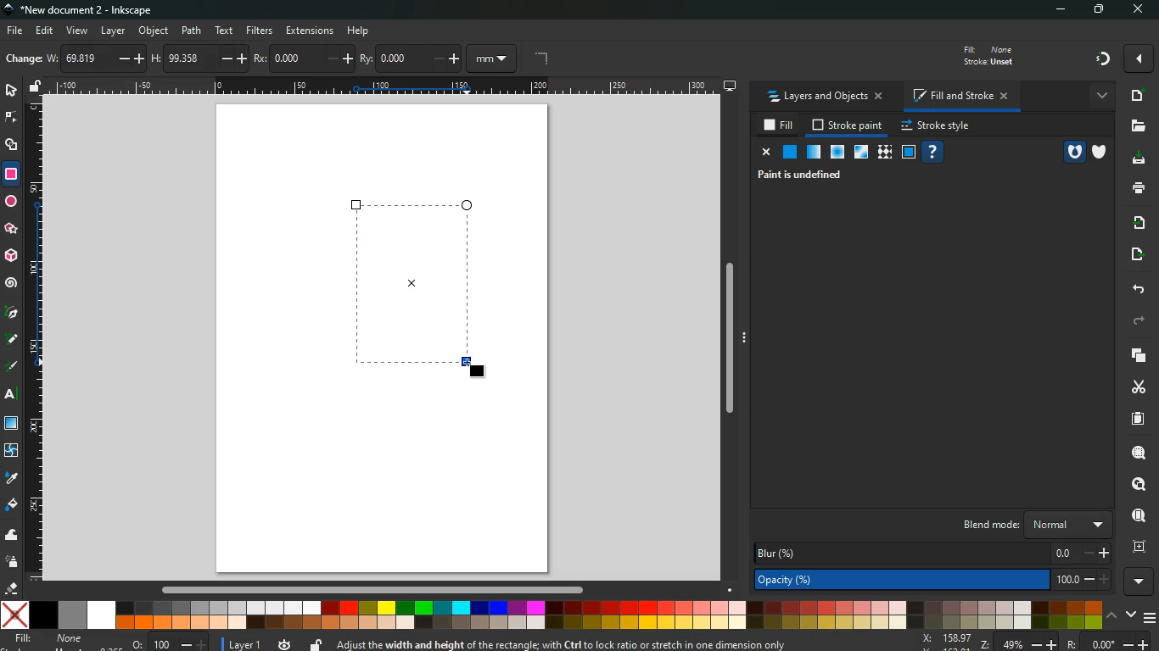 The height and width of the screenshot is (651, 1159). What do you see at coordinates (294, 59) in the screenshot?
I see `rx` at bounding box center [294, 59].